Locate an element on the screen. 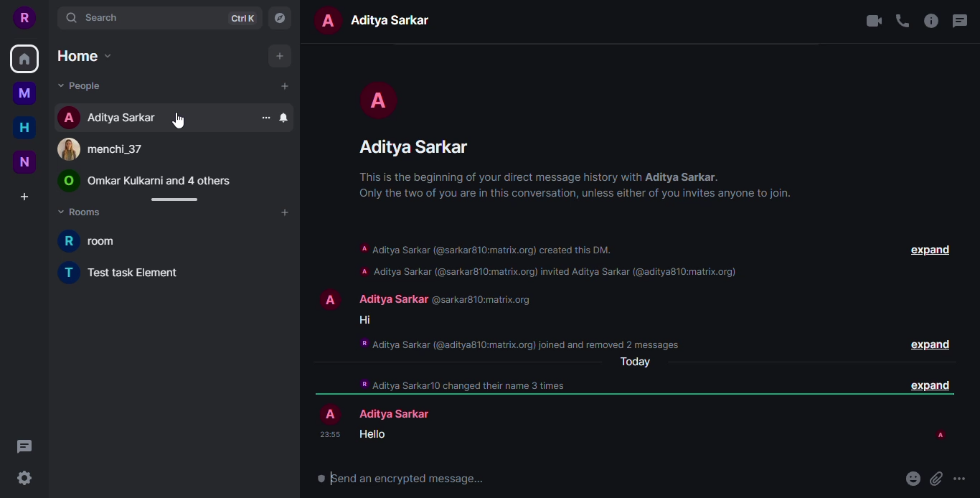 The height and width of the screenshot is (498, 980). aditya sarkar @sarkar810:matrix.org is located at coordinates (442, 301).